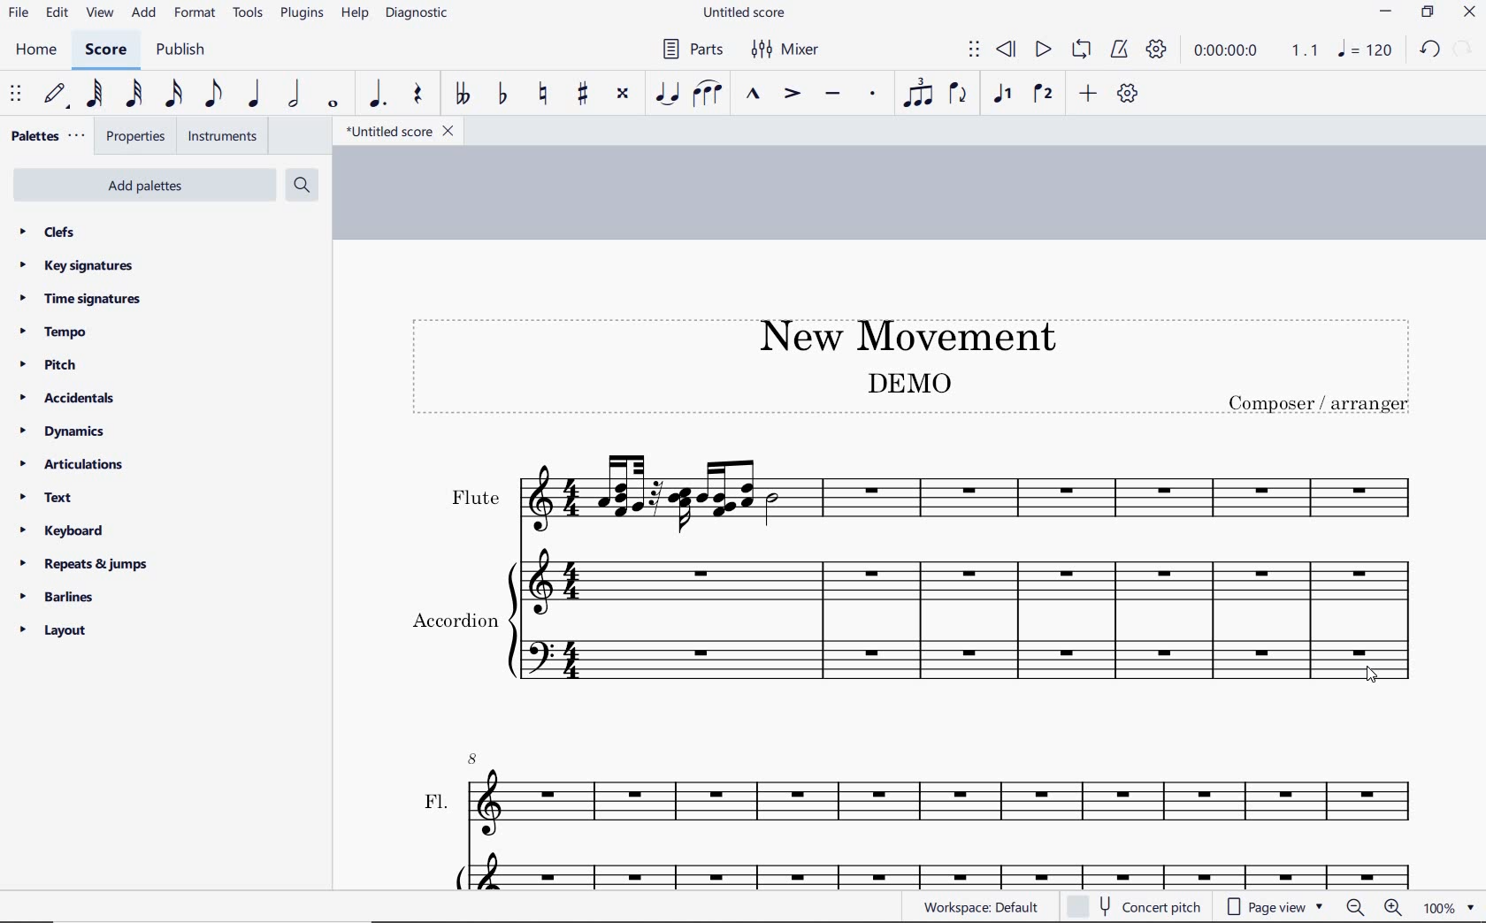 The height and width of the screenshot is (923, 1486). What do you see at coordinates (48, 500) in the screenshot?
I see `text` at bounding box center [48, 500].